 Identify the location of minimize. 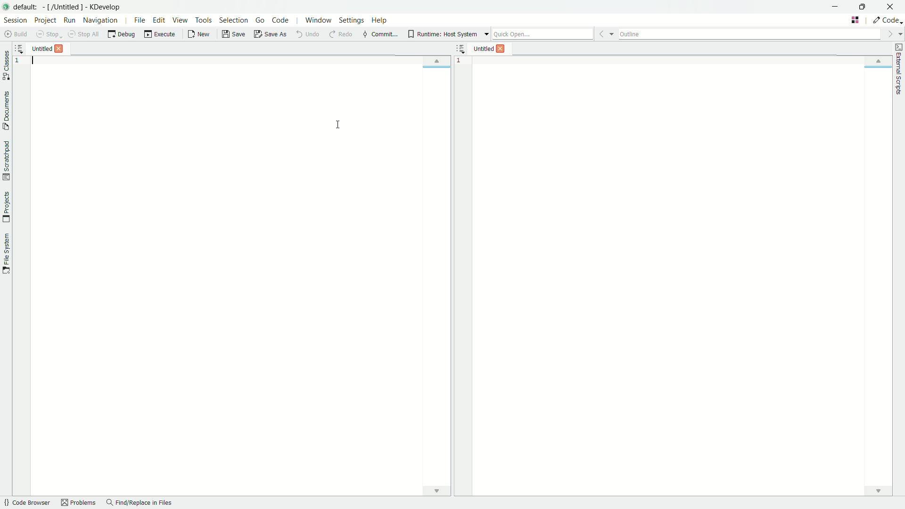
(835, 7).